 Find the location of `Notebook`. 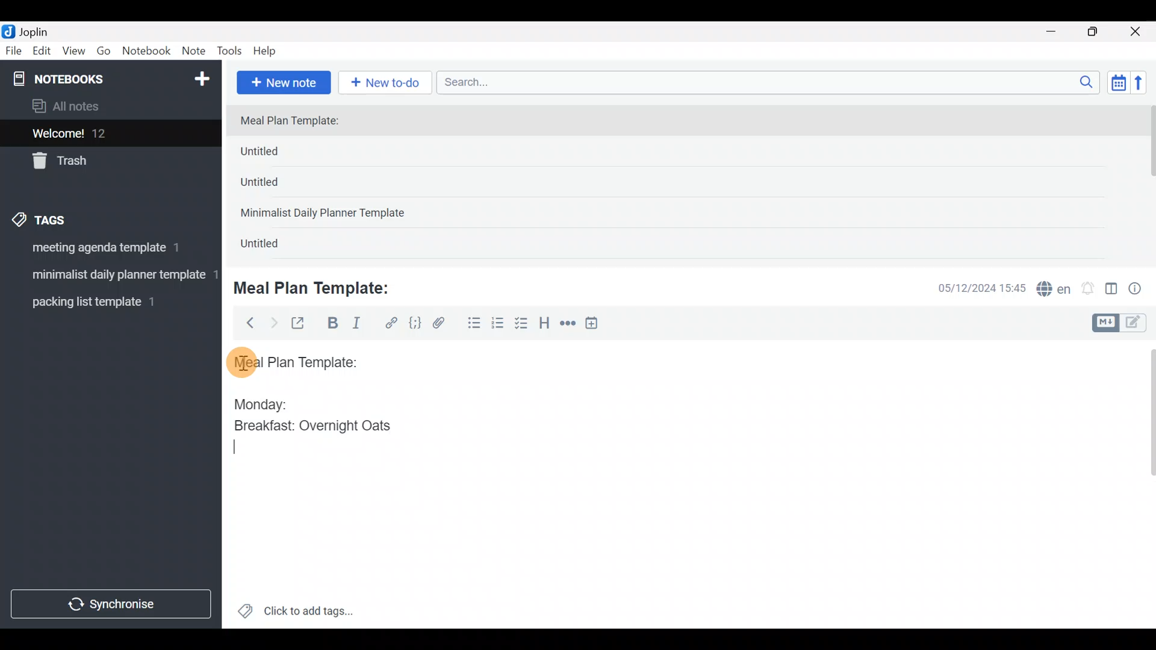

Notebook is located at coordinates (147, 51).